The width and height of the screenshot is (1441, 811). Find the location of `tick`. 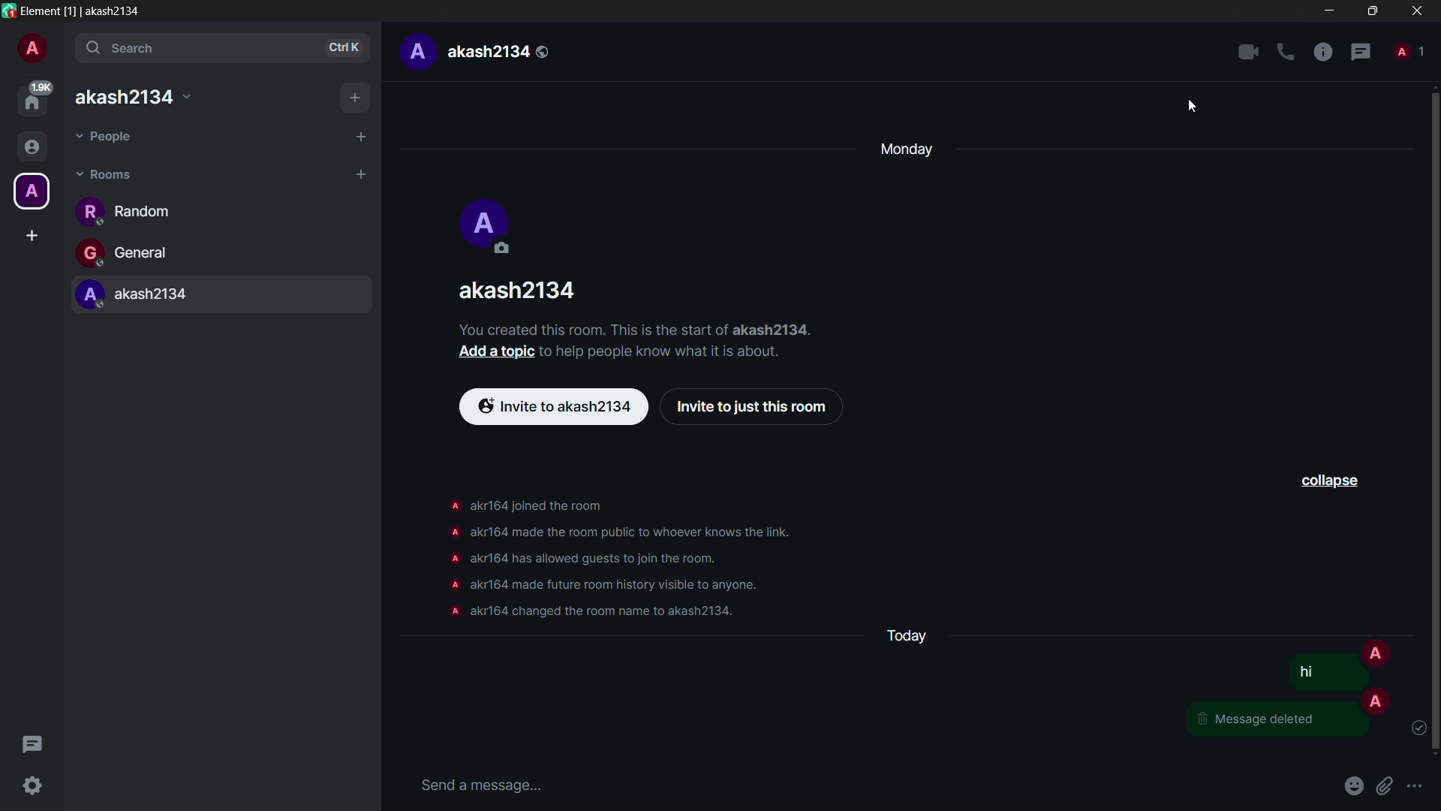

tick is located at coordinates (1417, 729).